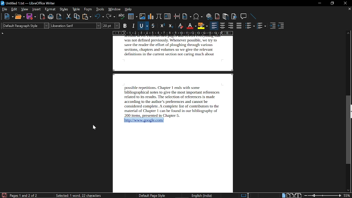 Image resolution: width=352 pixels, height=198 pixels. I want to click on new, so click(9, 17).